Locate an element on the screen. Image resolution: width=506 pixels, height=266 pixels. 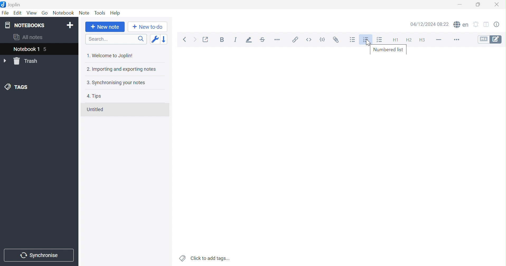
Drop Down is located at coordinates (5, 61).